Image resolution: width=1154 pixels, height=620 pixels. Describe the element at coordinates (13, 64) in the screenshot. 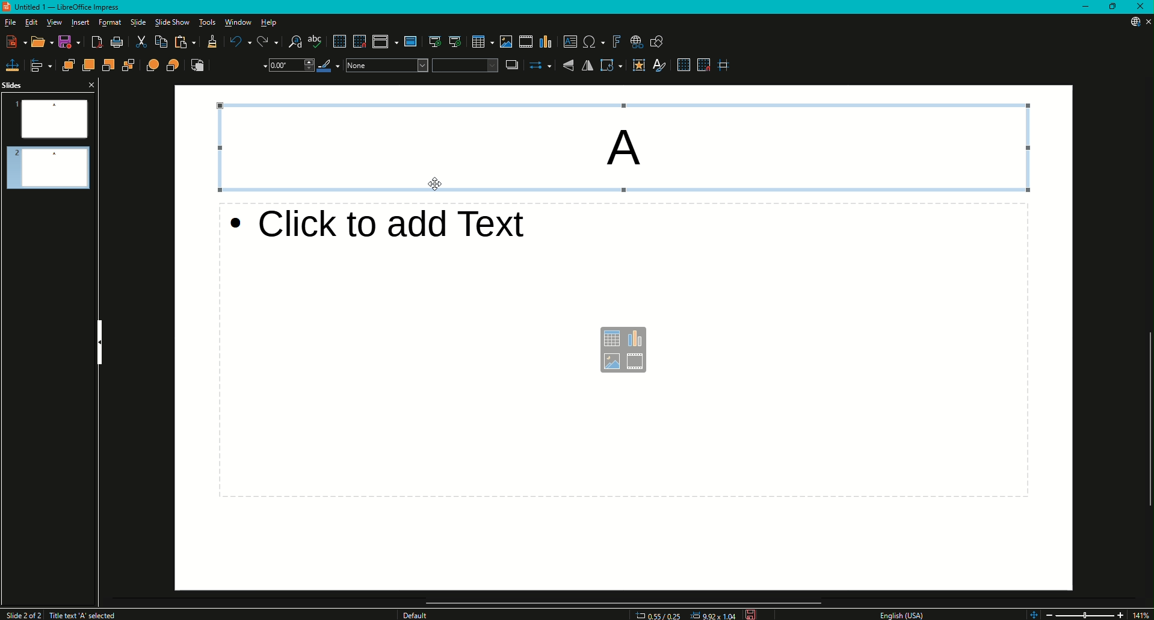

I see `Position and Size` at that location.